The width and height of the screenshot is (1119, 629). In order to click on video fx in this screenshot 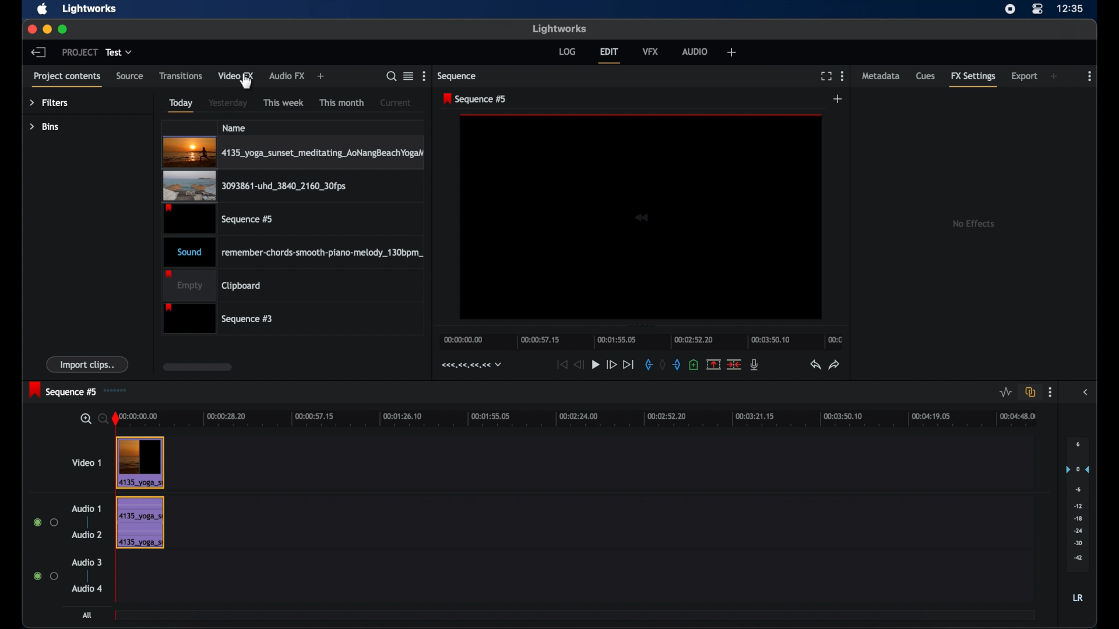, I will do `click(235, 75)`.